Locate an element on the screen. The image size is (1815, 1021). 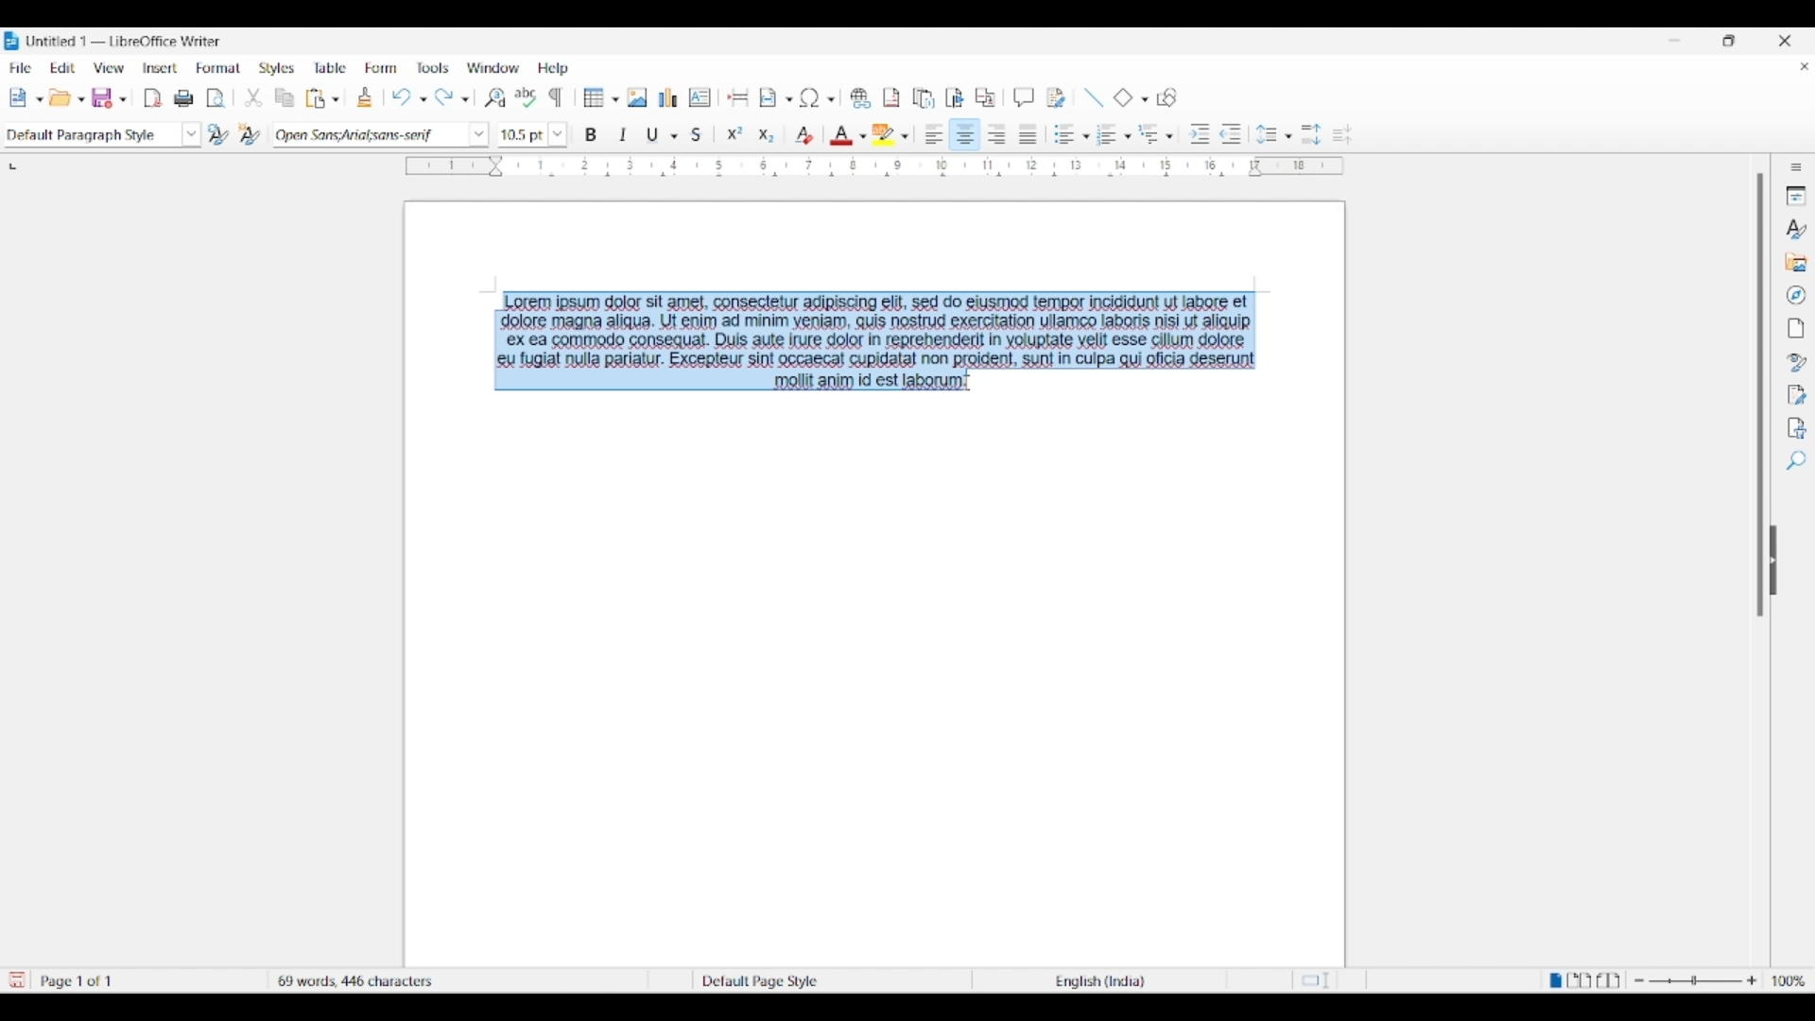
Selected new document option is located at coordinates (22, 96).